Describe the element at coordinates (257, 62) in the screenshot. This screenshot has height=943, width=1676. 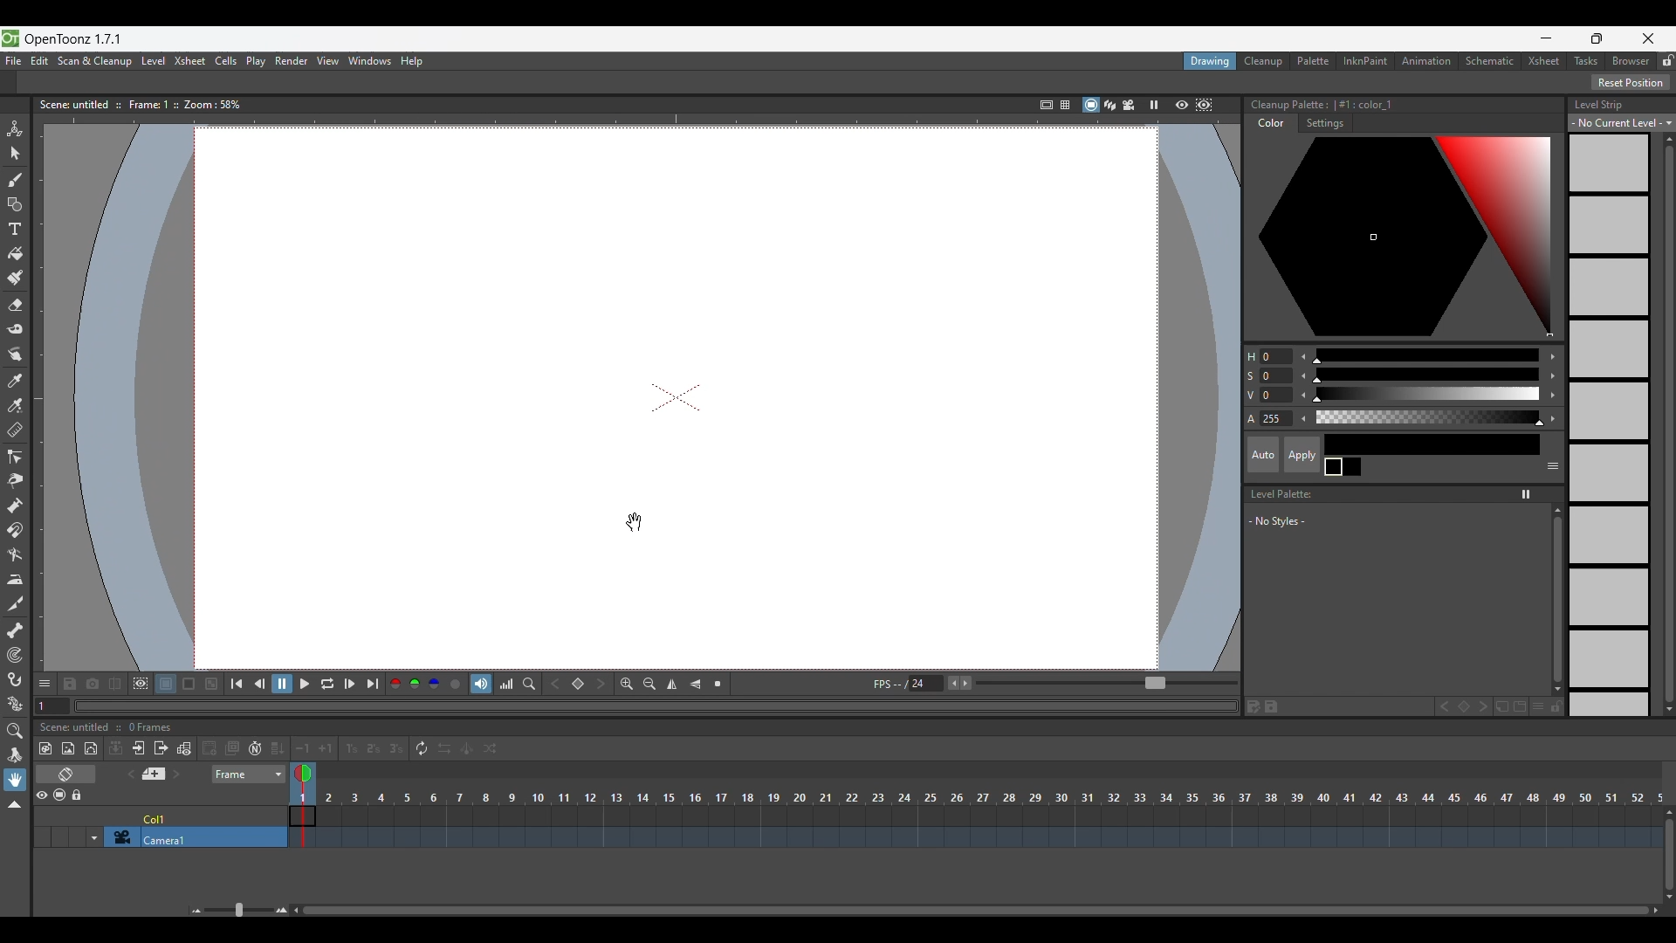
I see `Play` at that location.